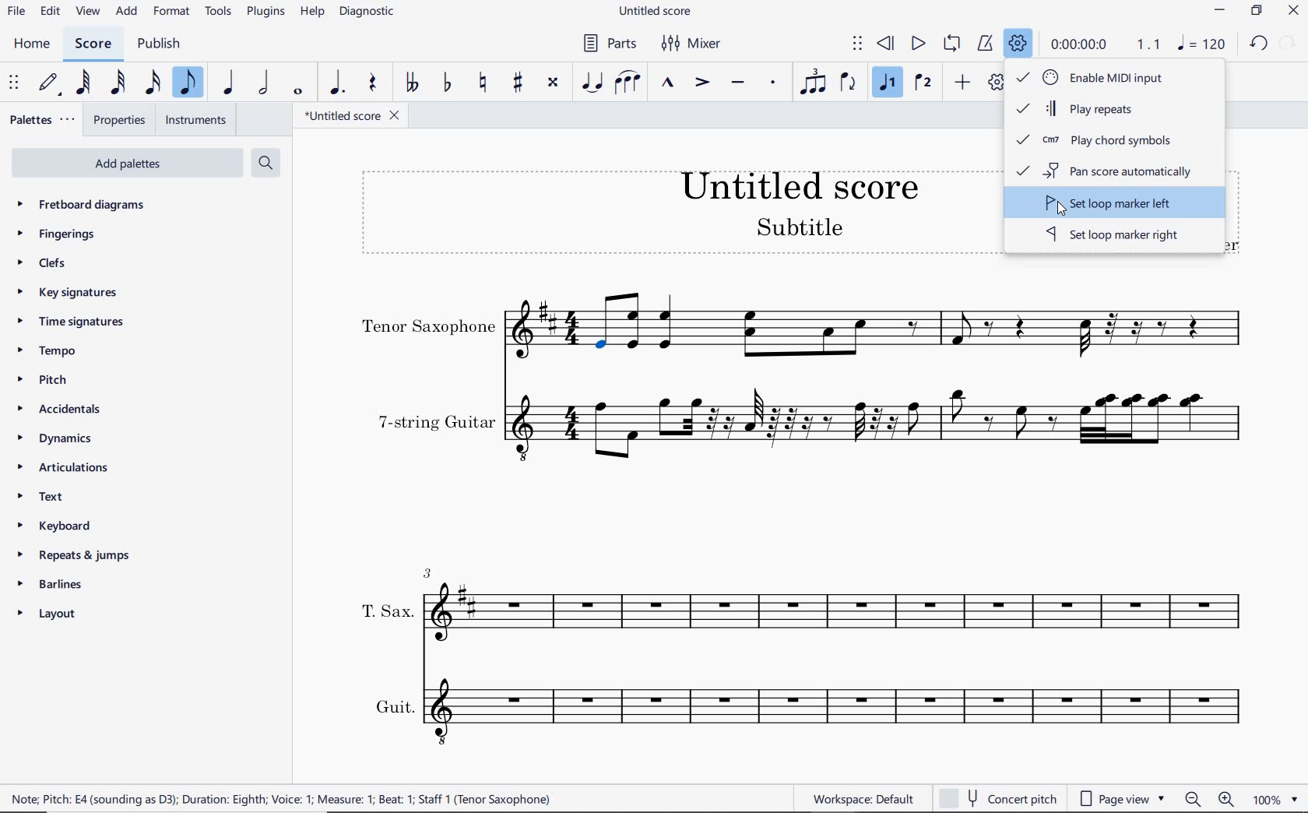  What do you see at coordinates (737, 84) in the screenshot?
I see `TENUTO` at bounding box center [737, 84].